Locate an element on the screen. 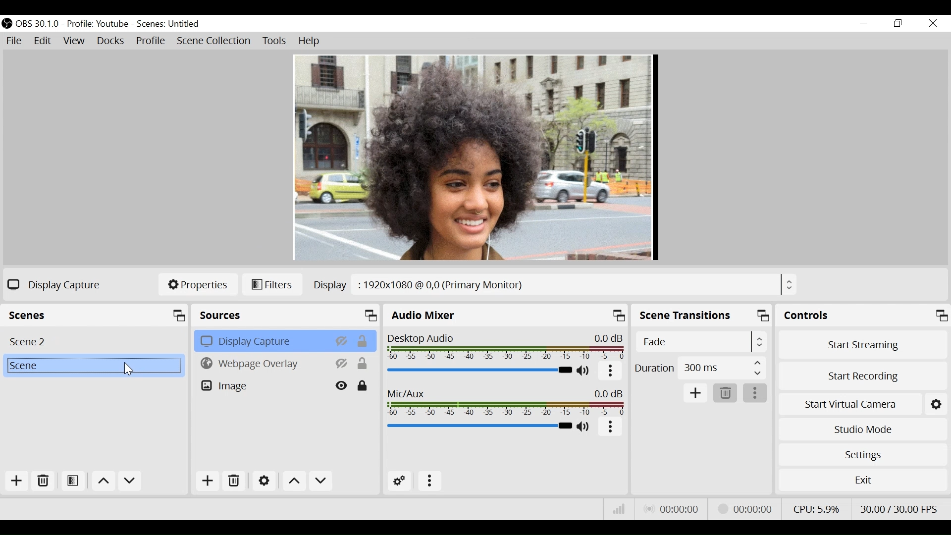  Scene is located at coordinates (94, 340).